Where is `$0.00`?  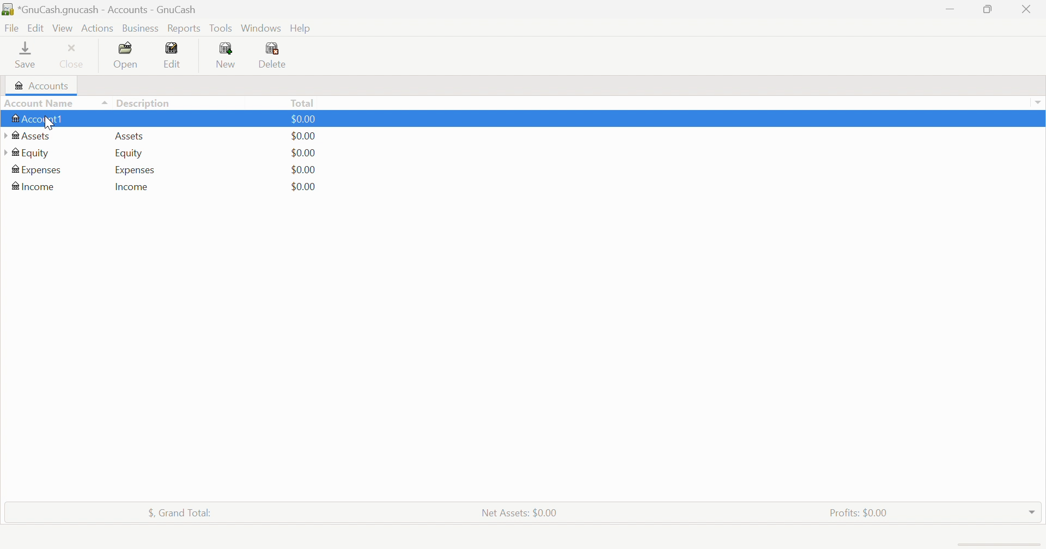
$0.00 is located at coordinates (303, 136).